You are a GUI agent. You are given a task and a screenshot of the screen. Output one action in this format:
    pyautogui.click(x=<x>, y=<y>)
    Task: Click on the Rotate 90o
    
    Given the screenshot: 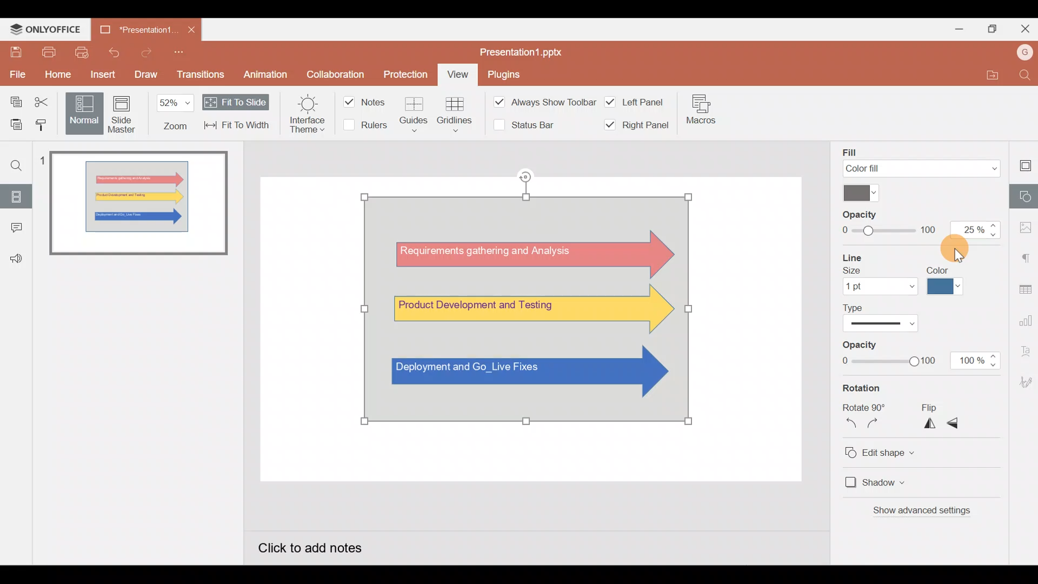 What is the action you would take?
    pyautogui.click(x=863, y=406)
    